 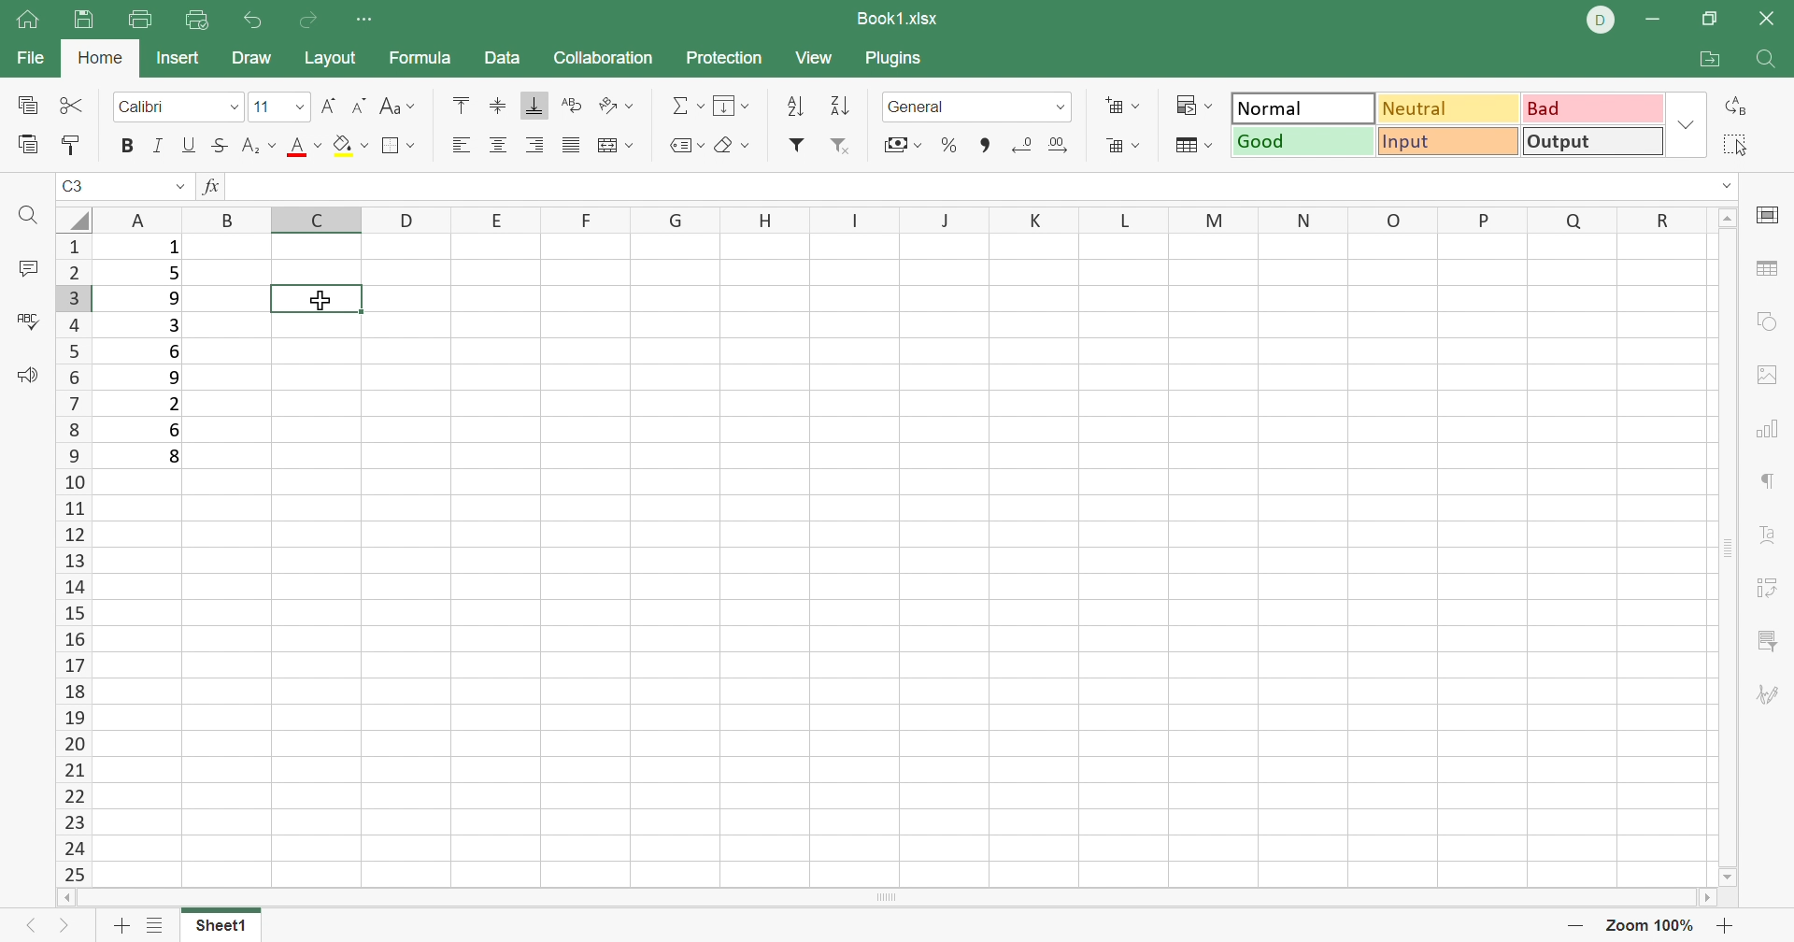 I want to click on Formula, so click(x=418, y=58).